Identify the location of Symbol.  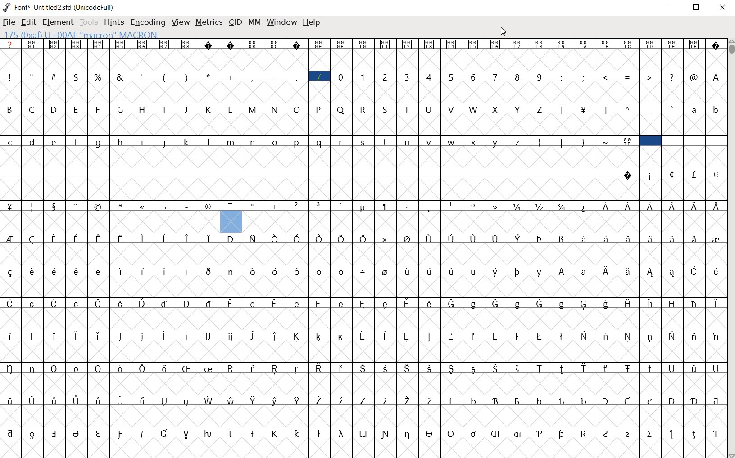
(715, 44).